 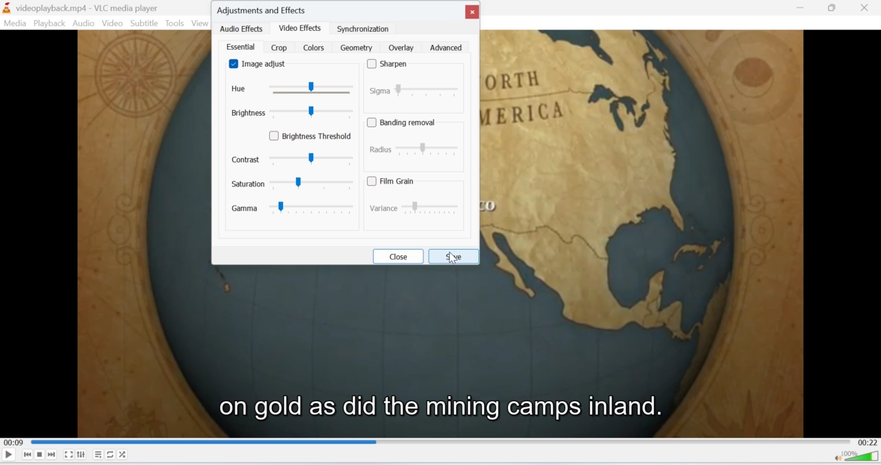 What do you see at coordinates (201, 24) in the screenshot?
I see `View` at bounding box center [201, 24].